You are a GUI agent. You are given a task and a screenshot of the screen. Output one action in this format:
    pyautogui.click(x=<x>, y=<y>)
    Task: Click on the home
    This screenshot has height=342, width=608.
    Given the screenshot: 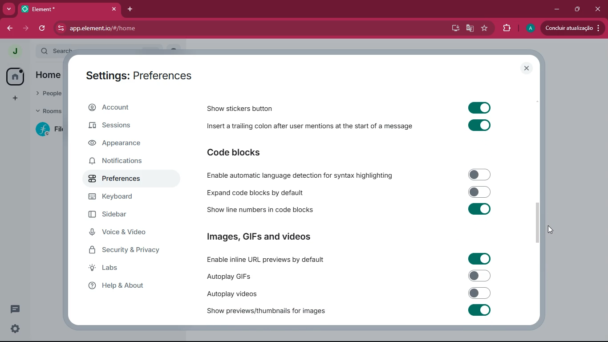 What is the action you would take?
    pyautogui.click(x=48, y=76)
    